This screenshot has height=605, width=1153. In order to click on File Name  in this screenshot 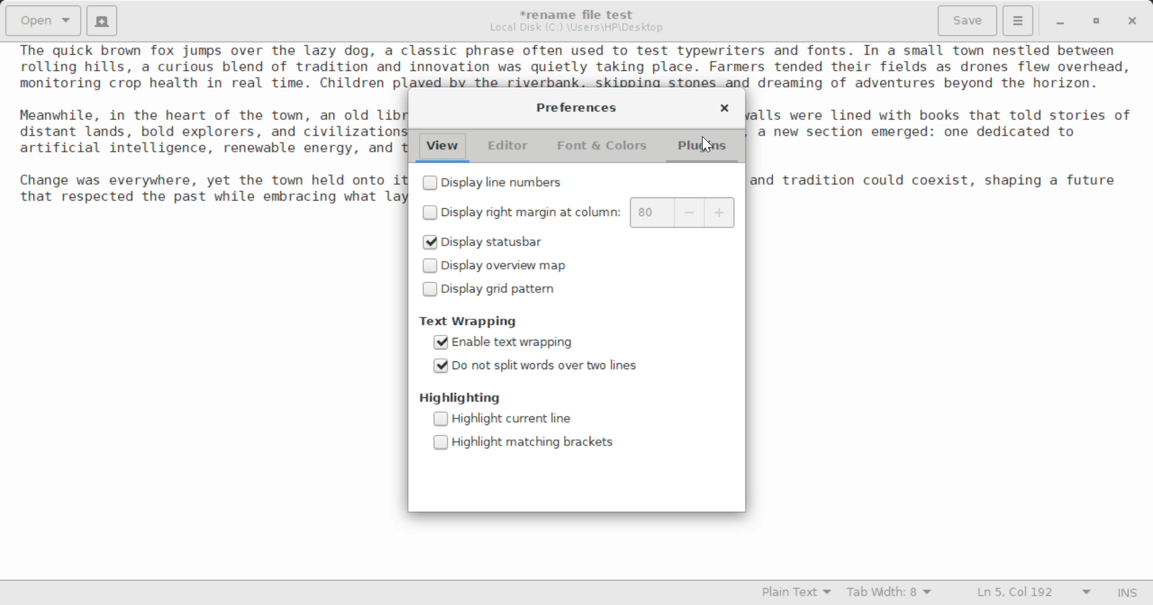, I will do `click(580, 13)`.